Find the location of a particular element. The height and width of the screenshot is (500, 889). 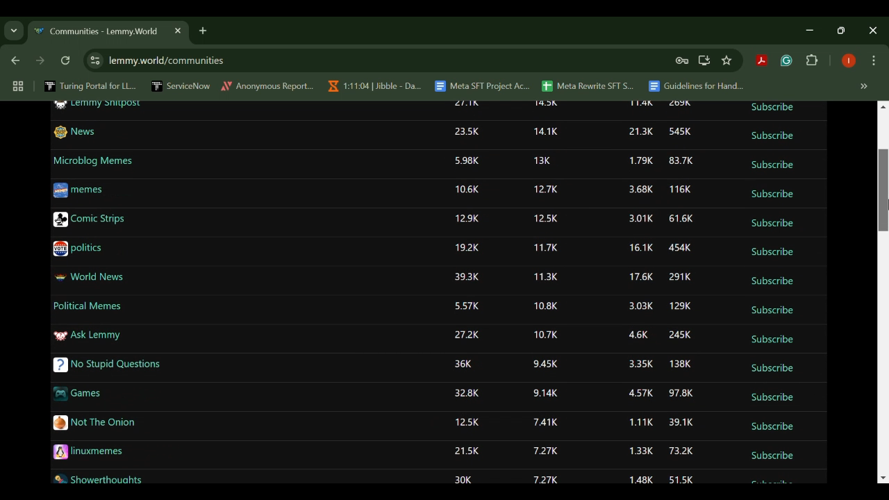

4.57K is located at coordinates (642, 394).